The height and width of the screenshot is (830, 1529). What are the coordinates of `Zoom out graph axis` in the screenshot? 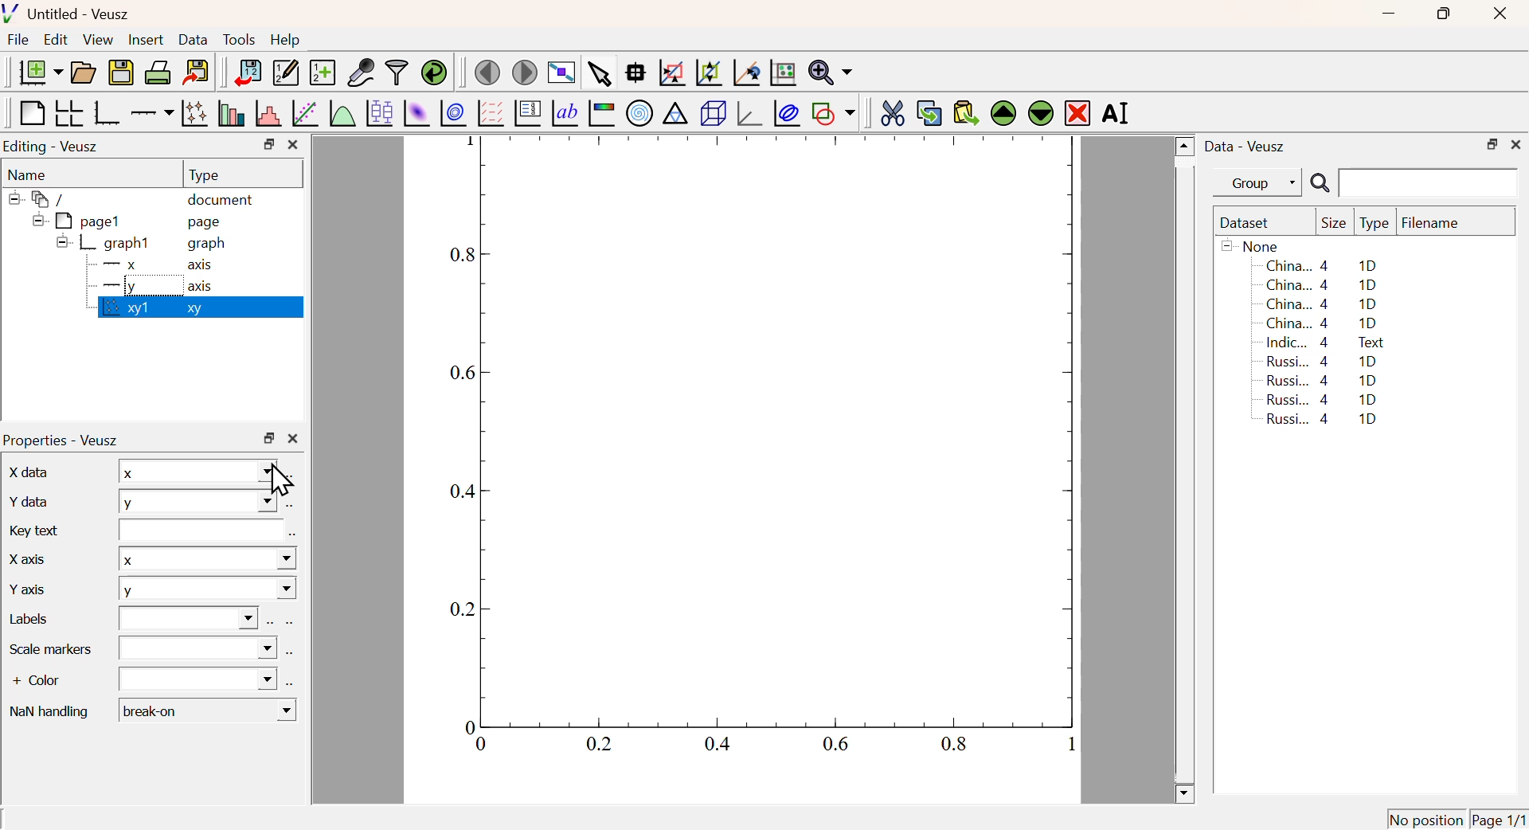 It's located at (708, 71).